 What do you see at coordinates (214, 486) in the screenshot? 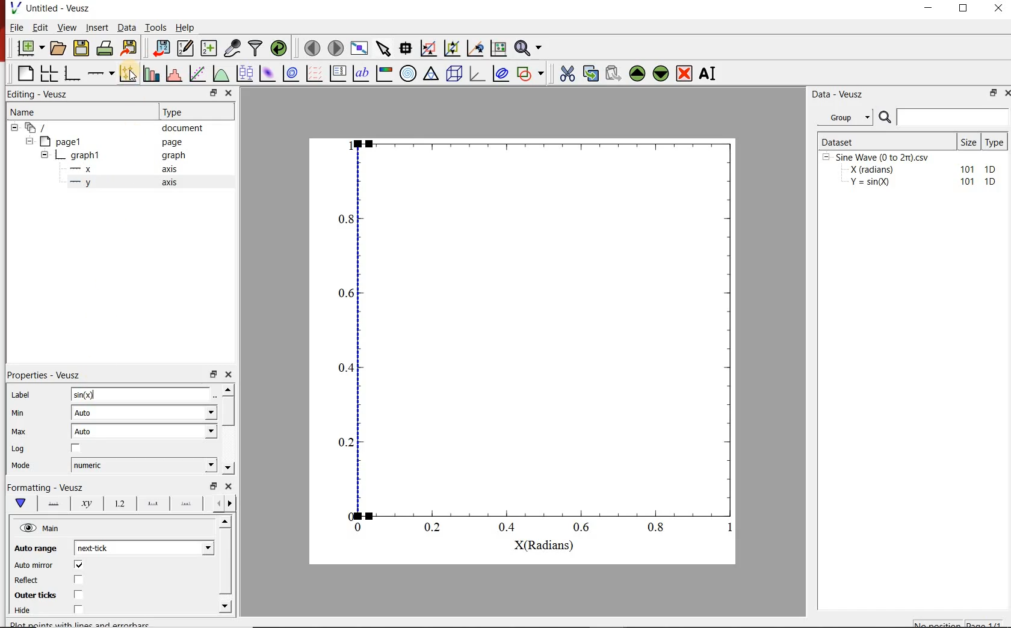
I see `Min/Max` at bounding box center [214, 486].